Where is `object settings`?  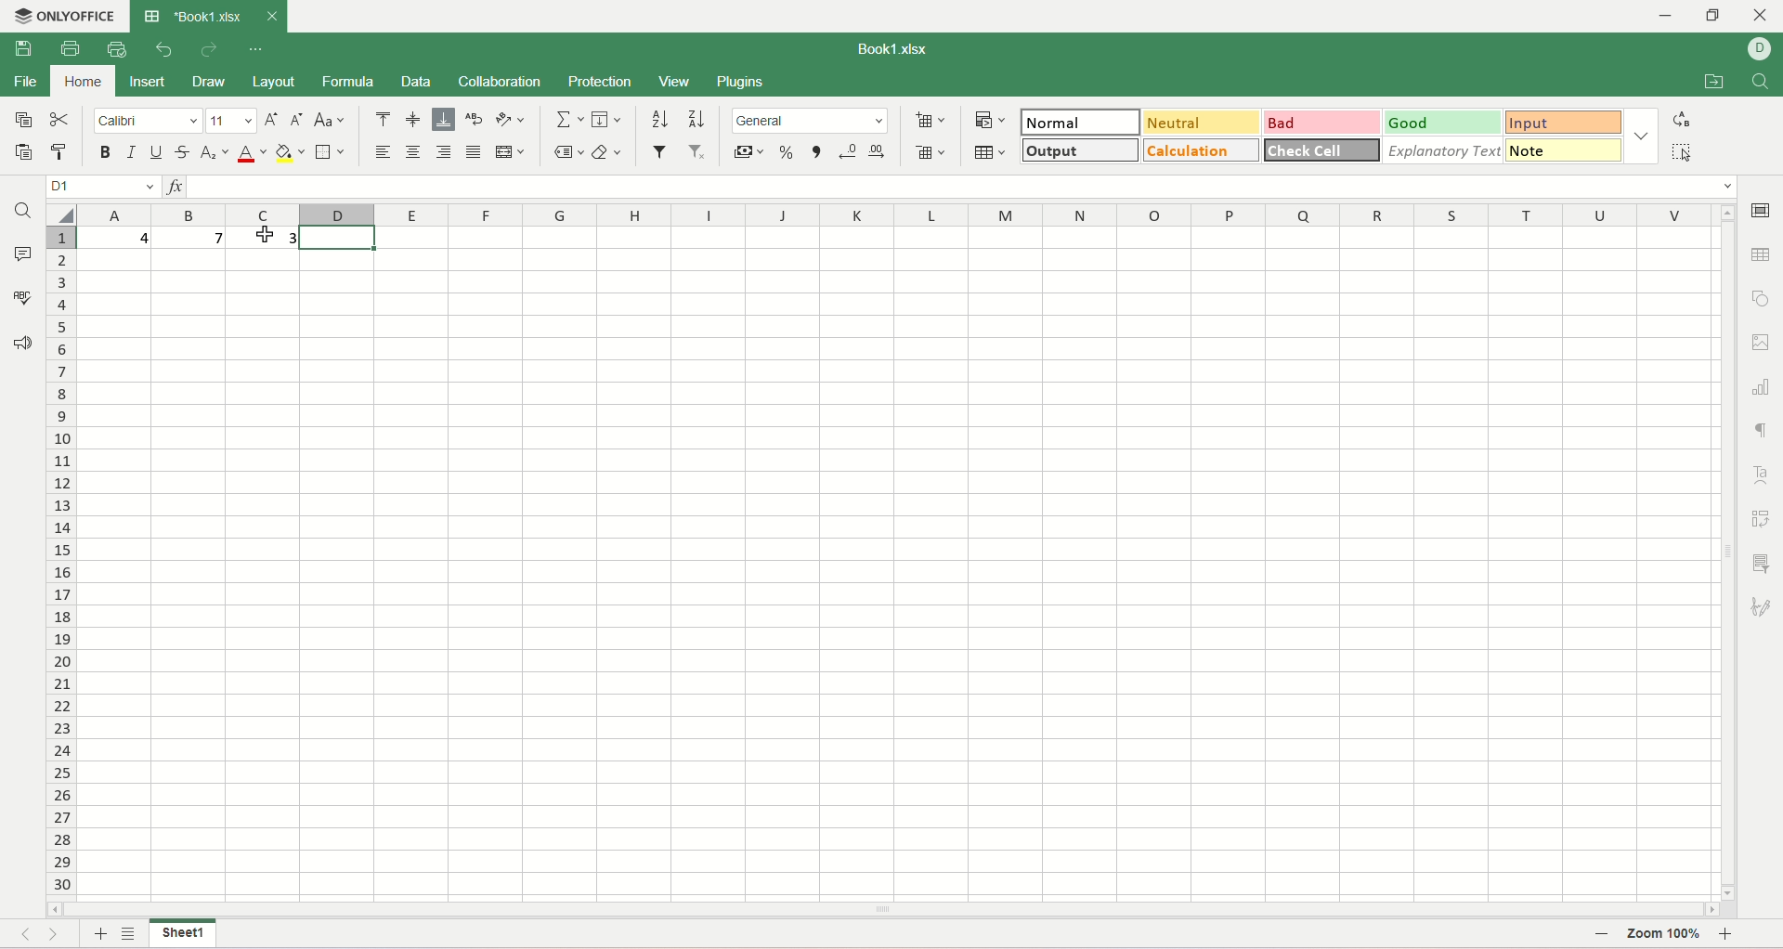 object settings is located at coordinates (1761, 295).